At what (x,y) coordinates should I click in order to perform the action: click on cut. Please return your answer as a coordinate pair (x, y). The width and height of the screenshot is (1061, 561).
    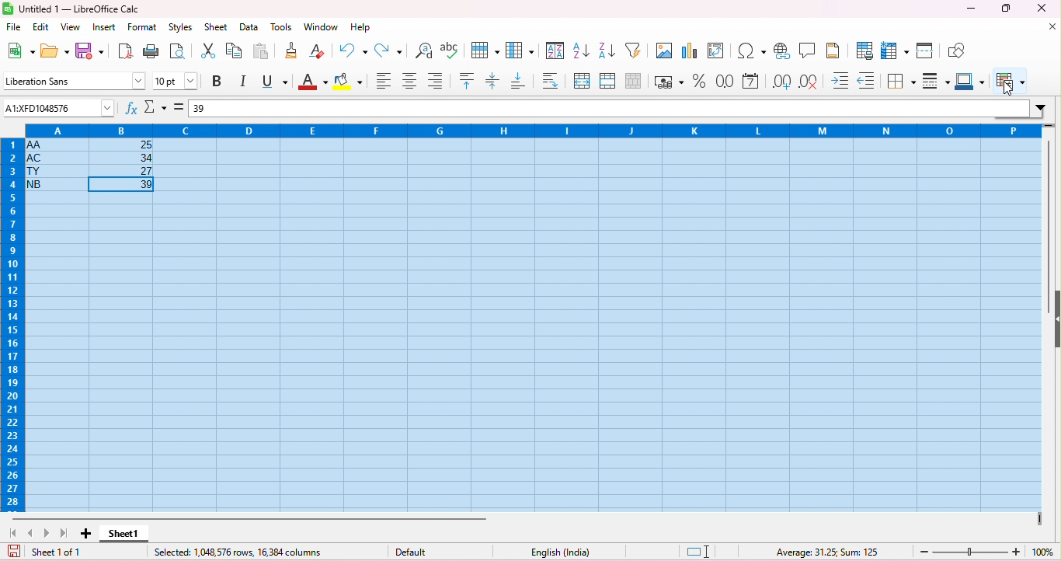
    Looking at the image, I should click on (210, 50).